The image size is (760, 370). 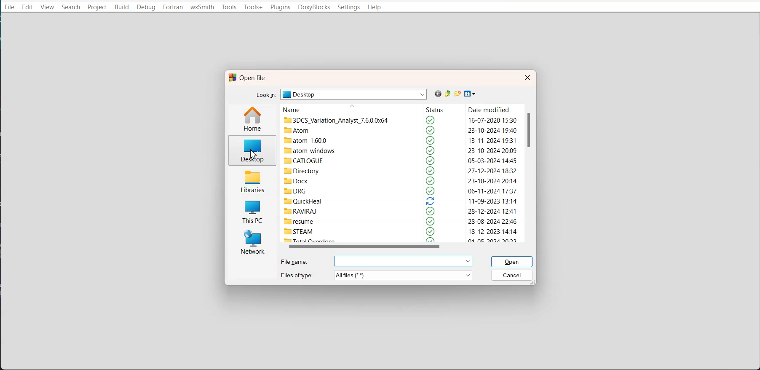 What do you see at coordinates (529, 173) in the screenshot?
I see `Vertical scroll bar` at bounding box center [529, 173].